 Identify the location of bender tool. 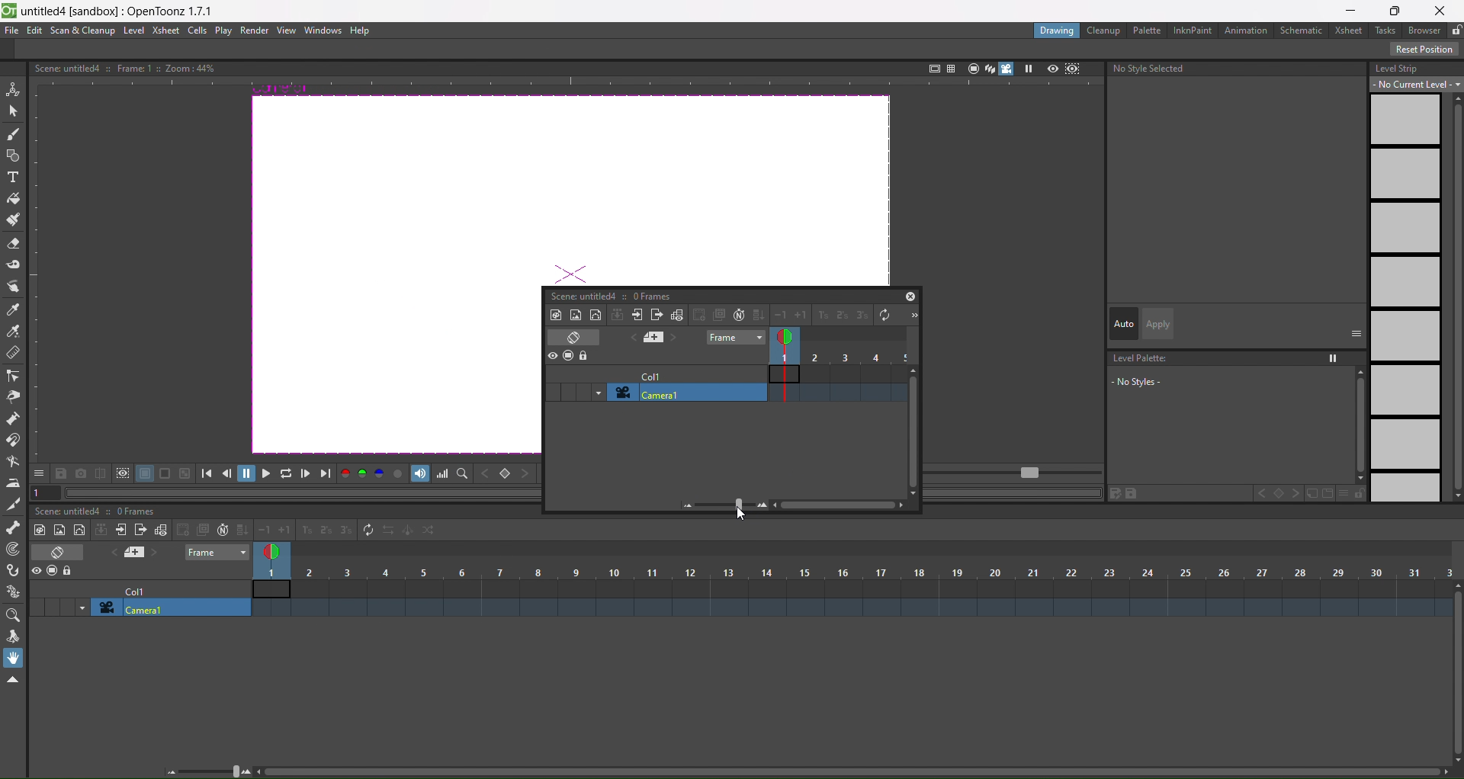
(14, 461).